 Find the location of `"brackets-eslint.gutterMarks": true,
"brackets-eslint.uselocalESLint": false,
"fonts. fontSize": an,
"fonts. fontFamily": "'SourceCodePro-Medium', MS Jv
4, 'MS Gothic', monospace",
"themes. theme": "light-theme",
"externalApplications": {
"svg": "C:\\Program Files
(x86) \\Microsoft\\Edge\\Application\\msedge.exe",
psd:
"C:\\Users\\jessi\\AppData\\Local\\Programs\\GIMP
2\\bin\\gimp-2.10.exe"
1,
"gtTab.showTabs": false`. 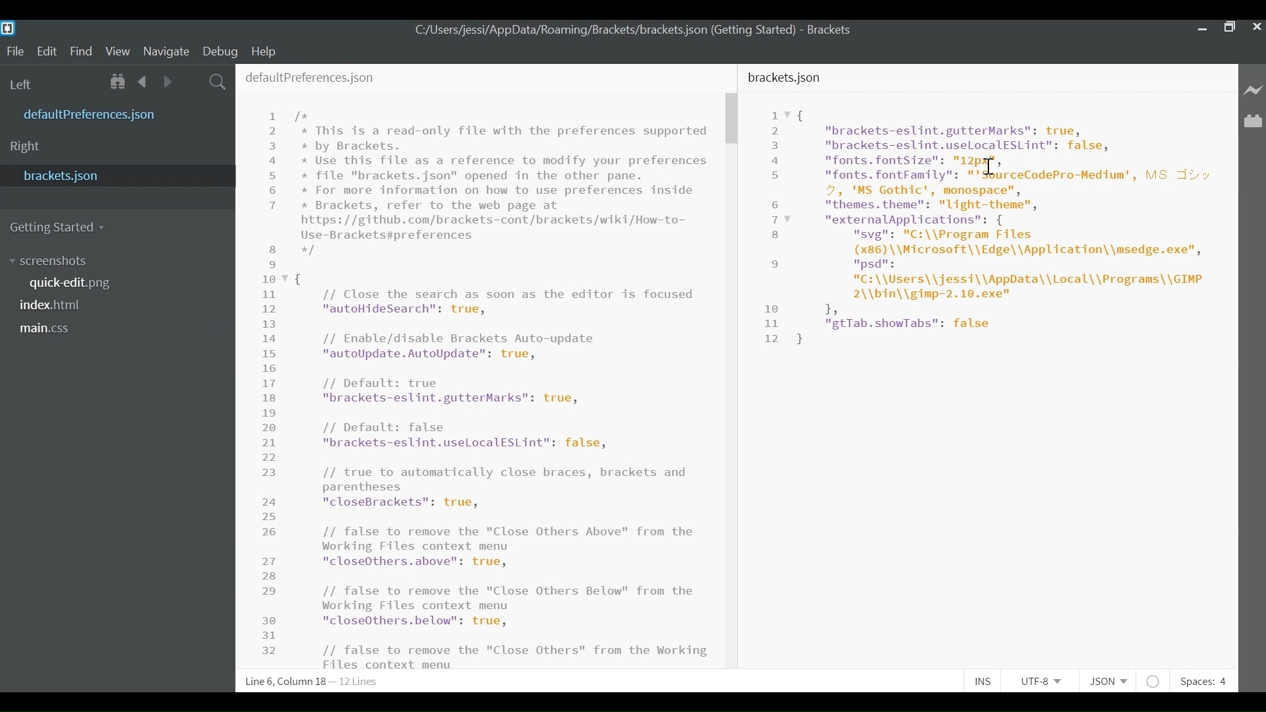

"brackets-eslint.gutterMarks": true,
"brackets-eslint.uselocalESLint": false,
"fonts. fontSize": an,
"fonts. fontFamily": "'SourceCodePro-Medium', MS Jv
4, 'MS Gothic', monospace",
"themes. theme": "light-theme",
"externalApplications": {
"svg": "C:\\Program Files
(x86) \\Microsoft\\Edge\\Application\\msedge.exe",
psd:
"C:\\Users\\jessi\\AppData\\Local\\Programs\\GIMP
2\\bin\\gimp-2.10.exe"
1,
"gtTab.showTabs": false is located at coordinates (1006, 225).